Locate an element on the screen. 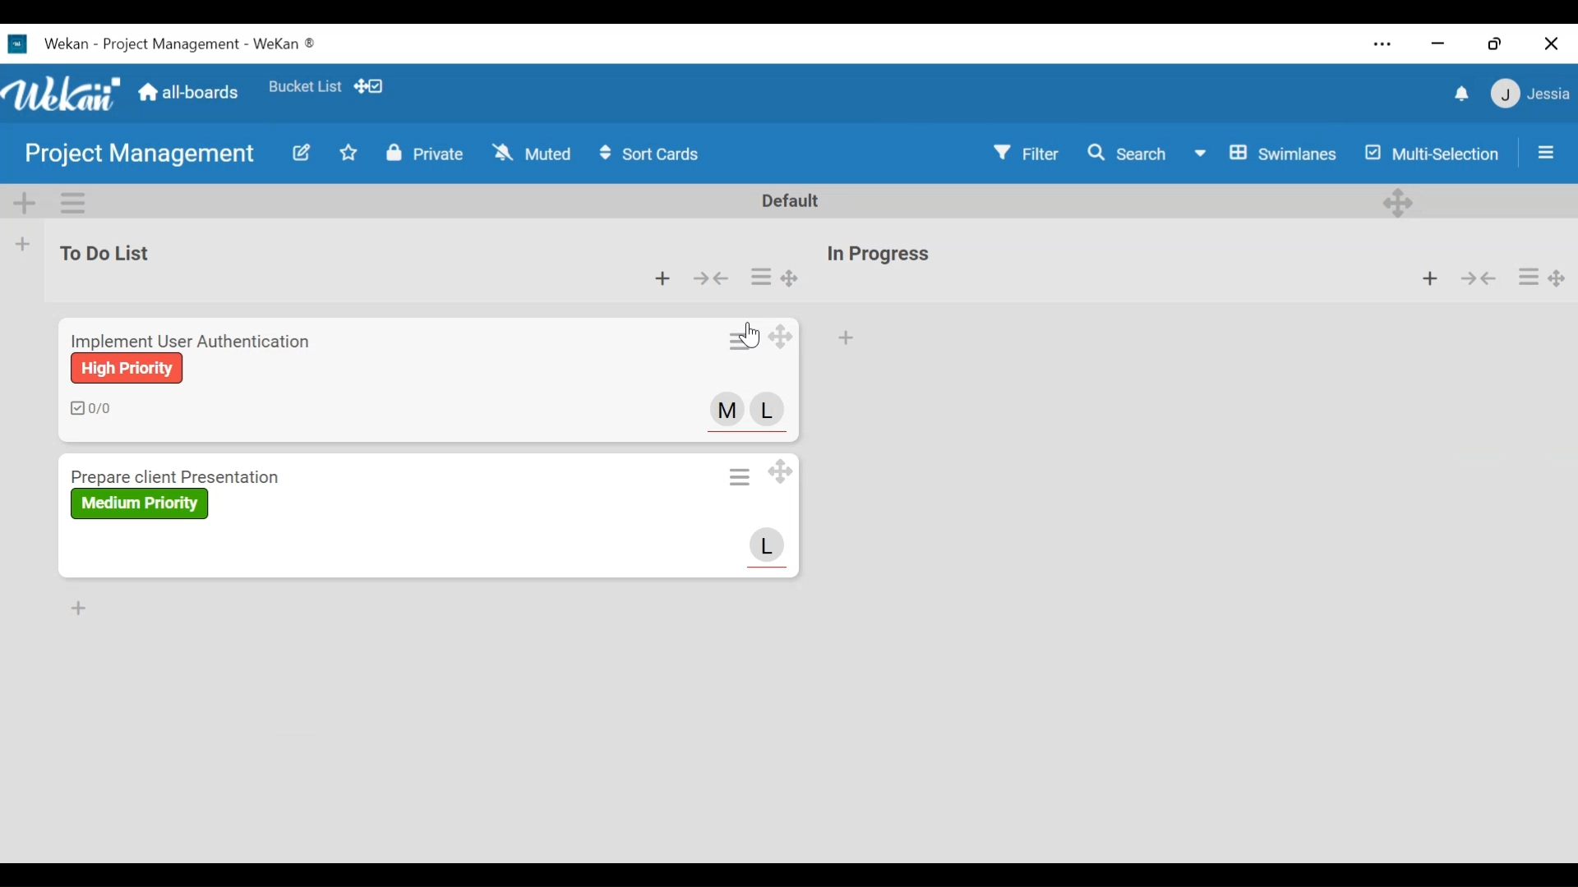 The height and width of the screenshot is (887, 1578). Home (All boards) is located at coordinates (191, 91).